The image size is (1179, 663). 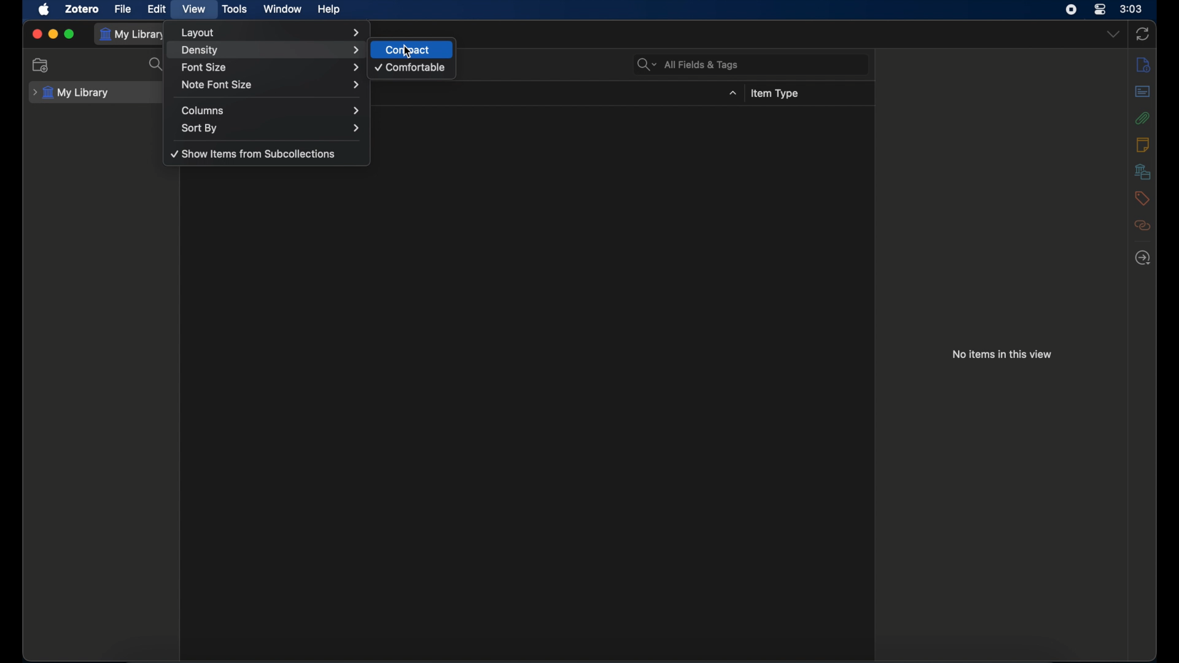 I want to click on note font size, so click(x=271, y=84).